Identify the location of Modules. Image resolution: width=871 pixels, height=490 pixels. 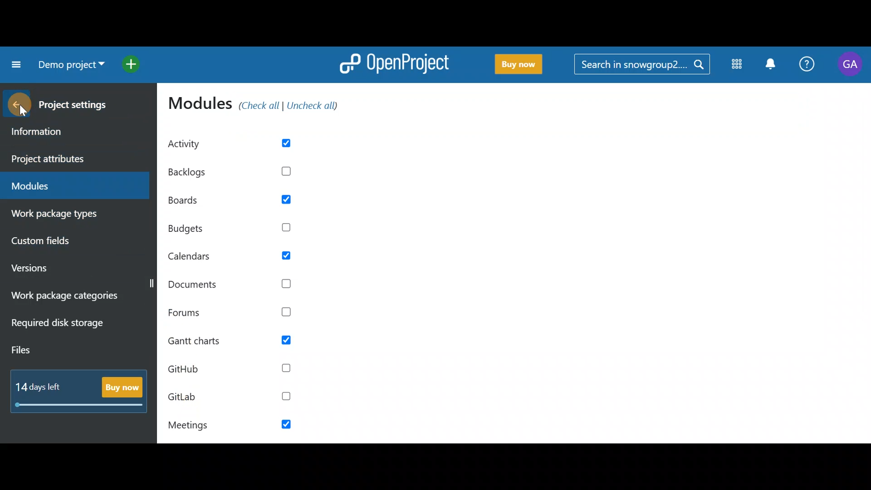
(738, 64).